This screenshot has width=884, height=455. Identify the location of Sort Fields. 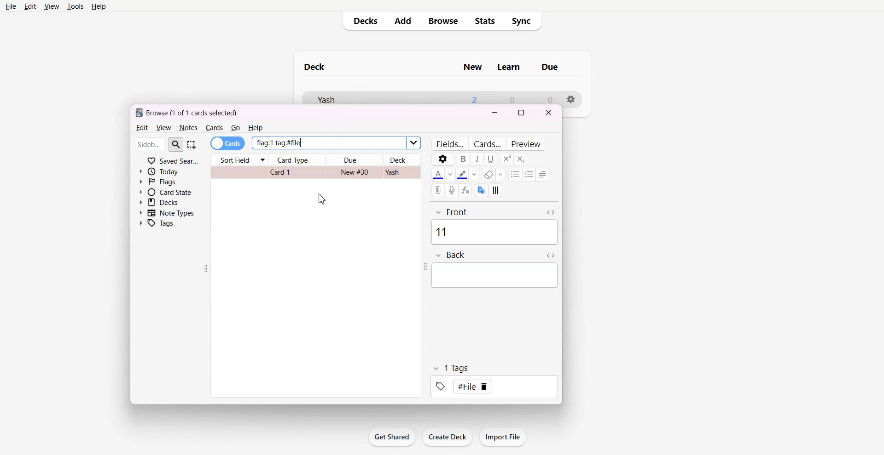
(239, 159).